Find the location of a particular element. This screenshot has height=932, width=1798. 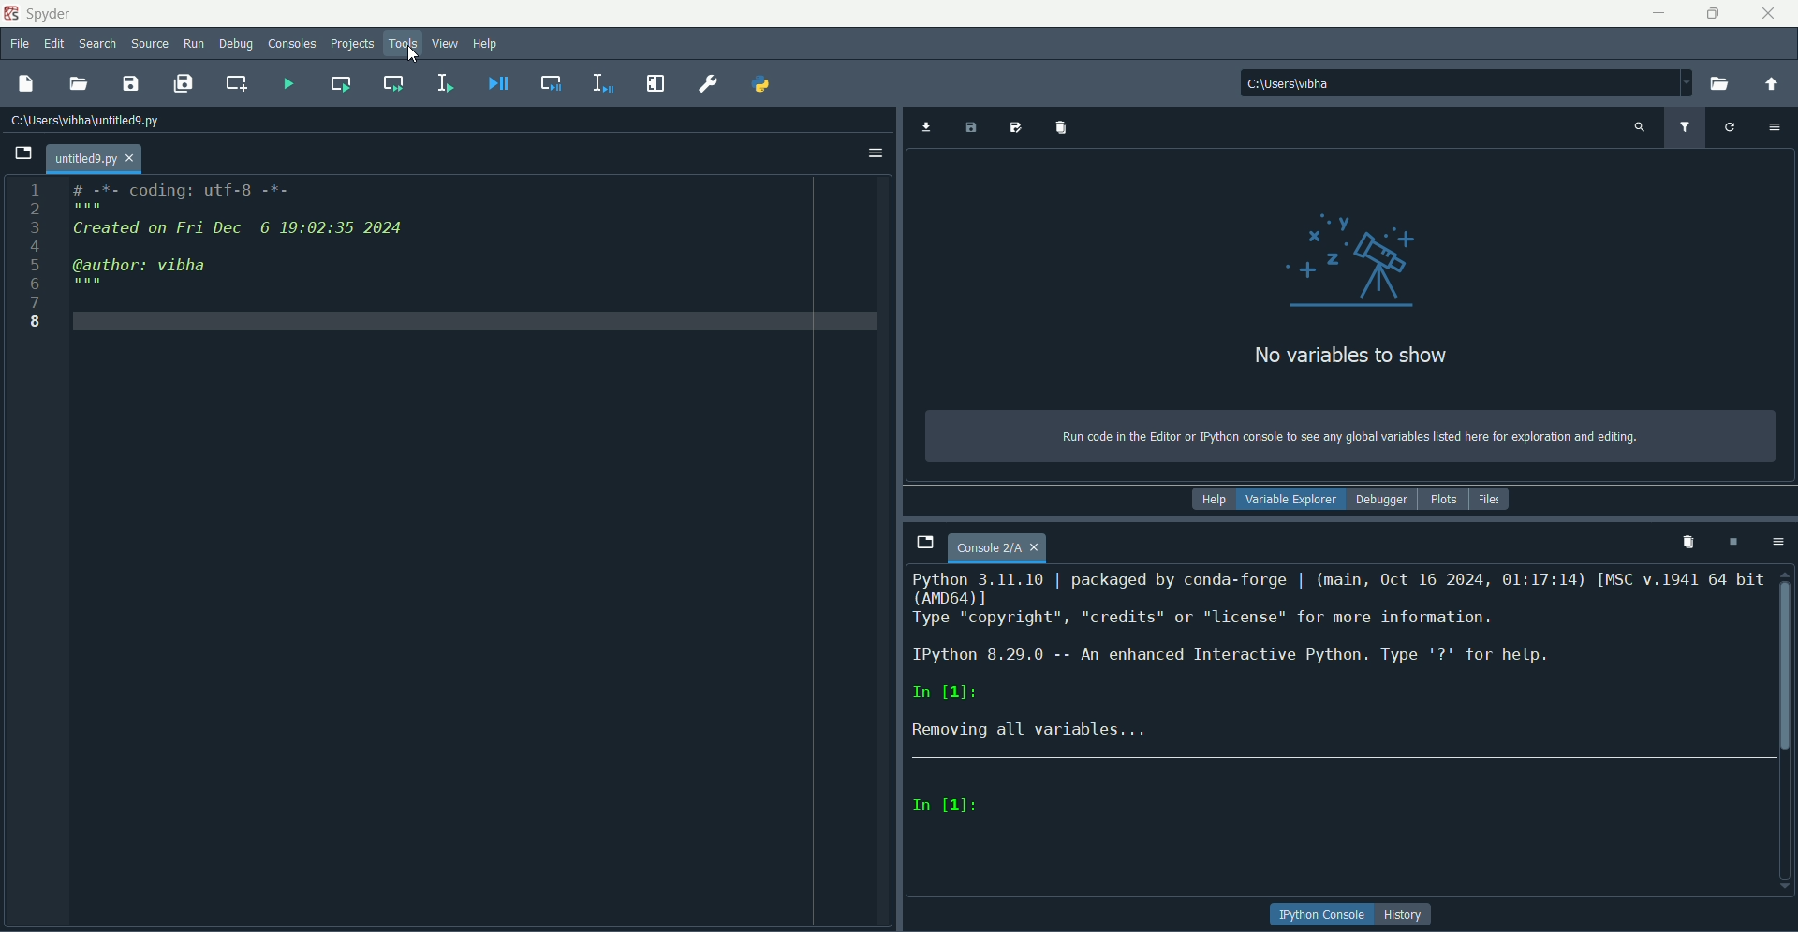

name & logo is located at coordinates (39, 13).